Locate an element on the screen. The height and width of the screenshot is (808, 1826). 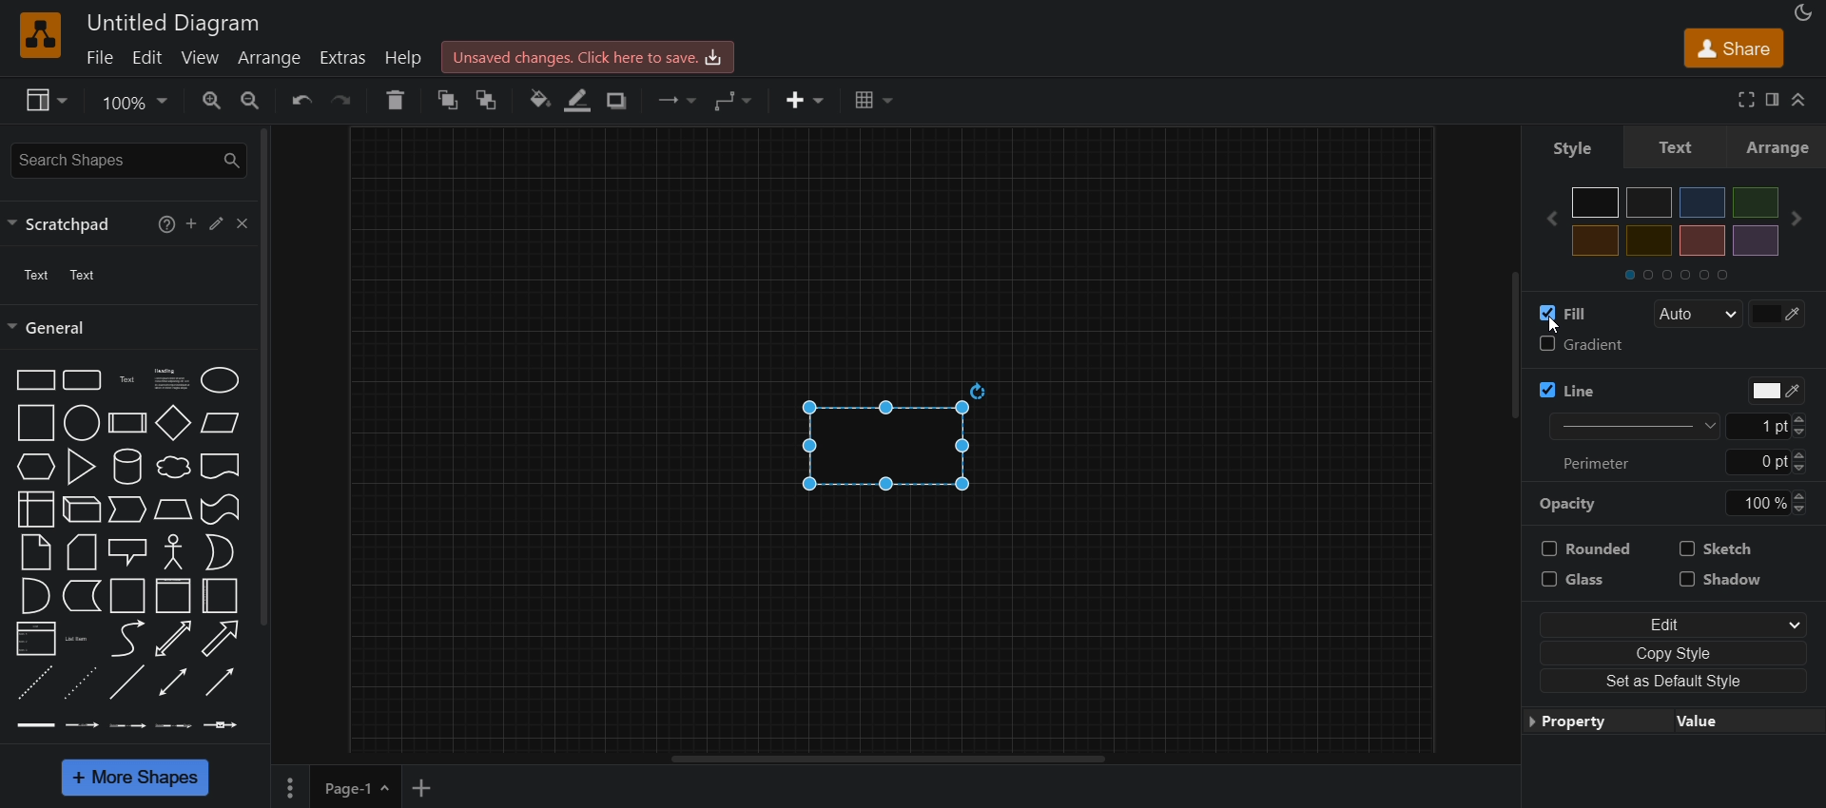
zoom is located at coordinates (137, 101).